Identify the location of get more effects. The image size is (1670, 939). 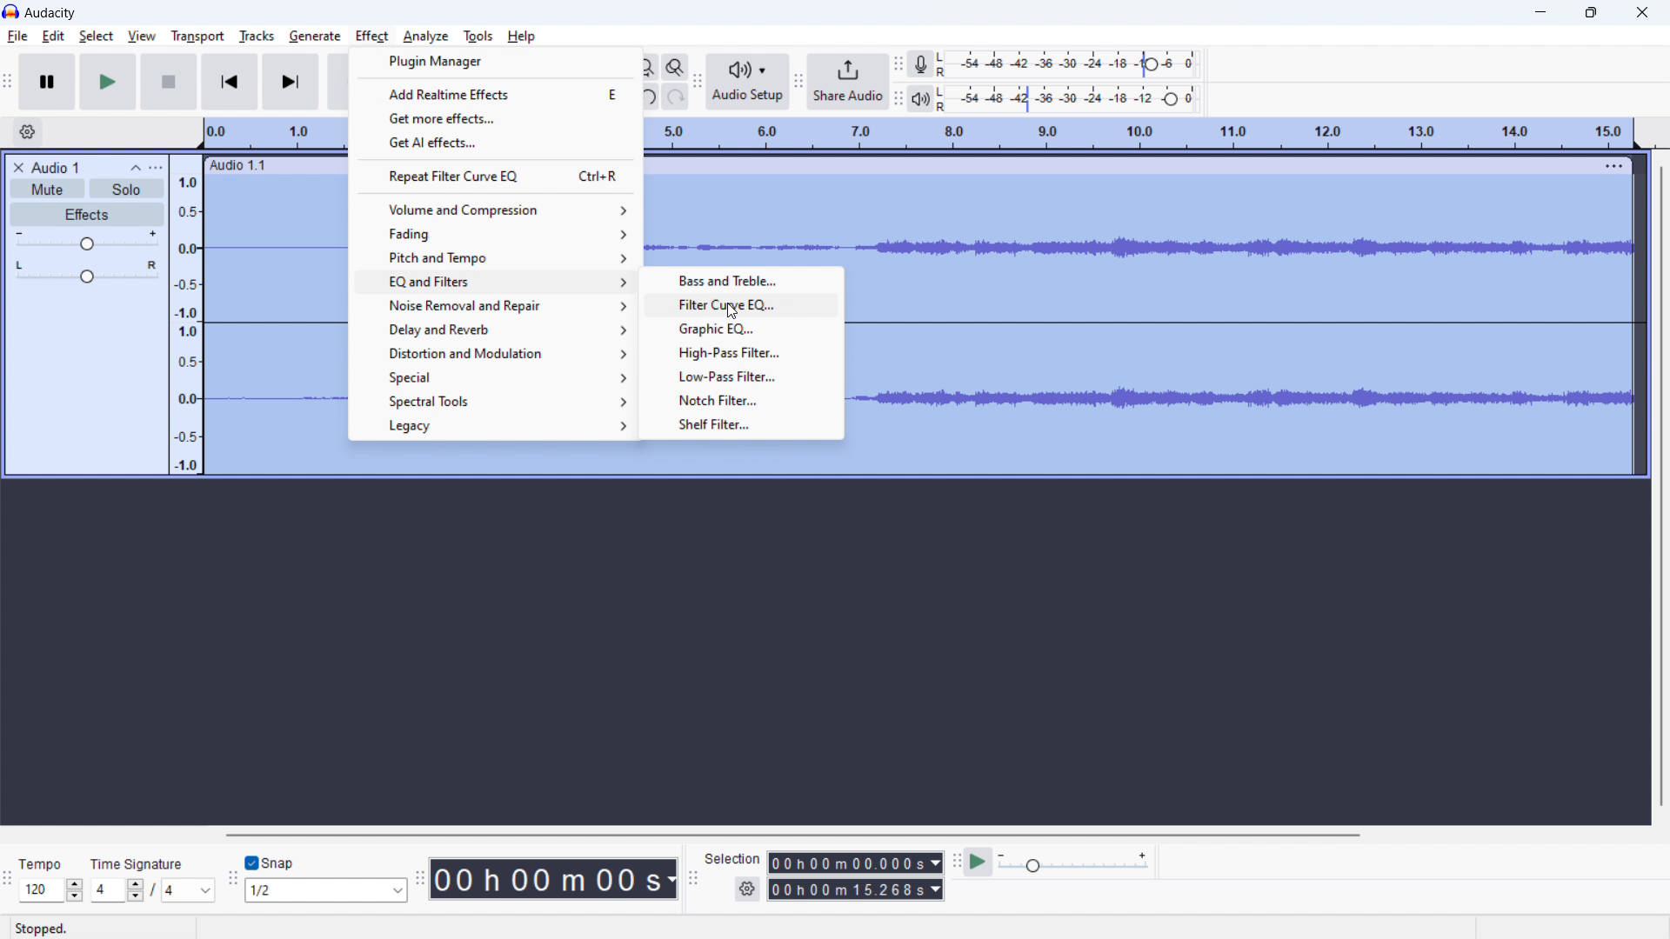
(498, 117).